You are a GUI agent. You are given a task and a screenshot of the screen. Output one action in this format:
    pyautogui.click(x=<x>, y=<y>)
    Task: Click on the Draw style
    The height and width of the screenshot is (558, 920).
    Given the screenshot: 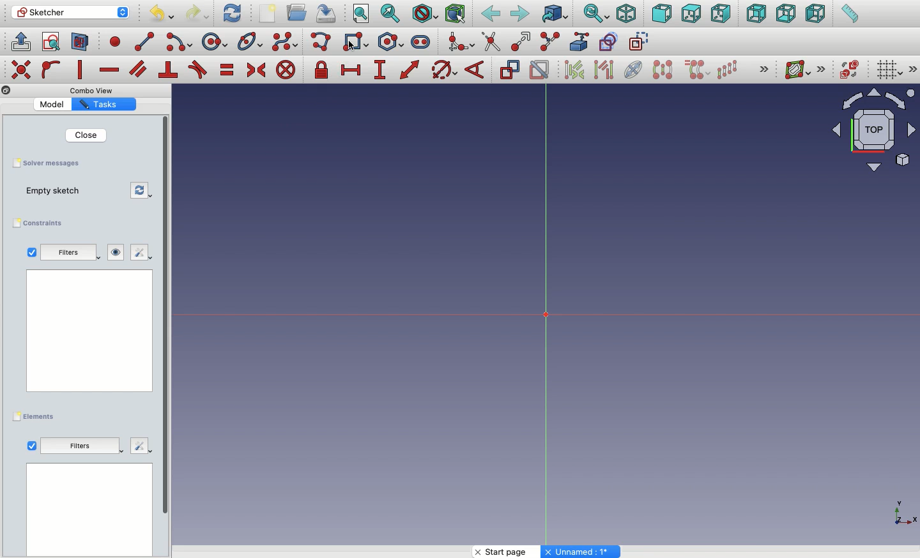 What is the action you would take?
    pyautogui.click(x=424, y=14)
    